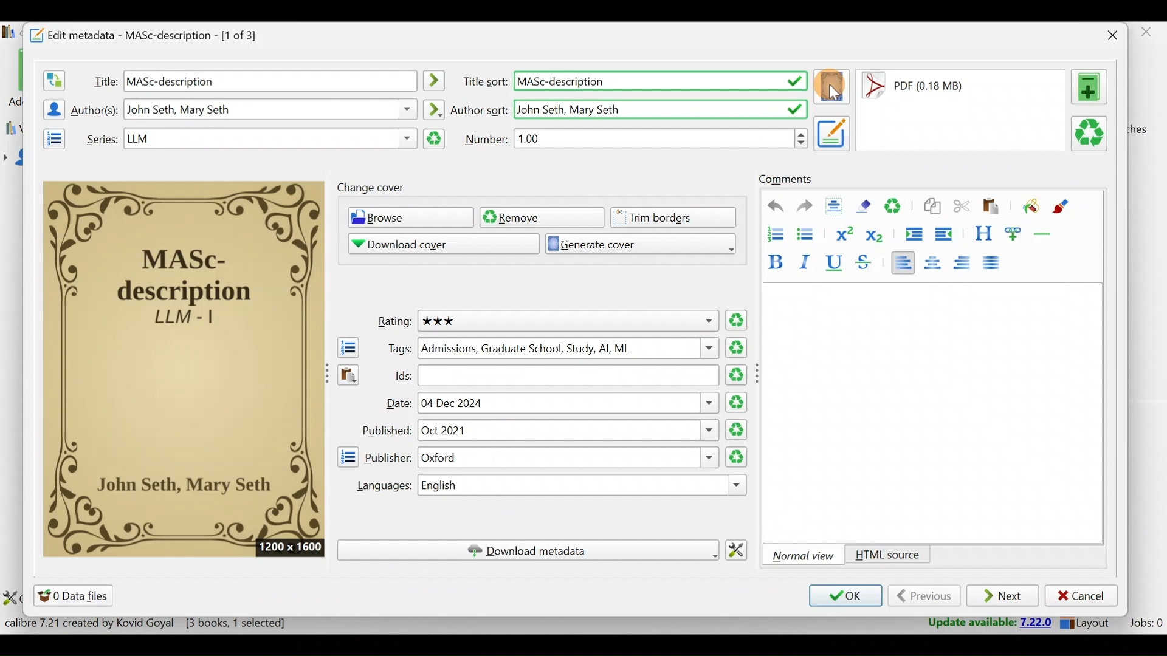 The width and height of the screenshot is (1167, 656). Describe the element at coordinates (993, 207) in the screenshot. I see `Paste` at that location.